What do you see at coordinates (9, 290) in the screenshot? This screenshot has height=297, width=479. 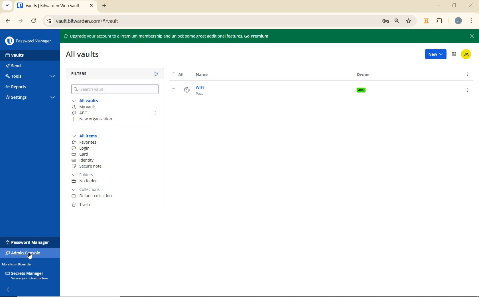 I see `COLLAPSE` at bounding box center [9, 290].